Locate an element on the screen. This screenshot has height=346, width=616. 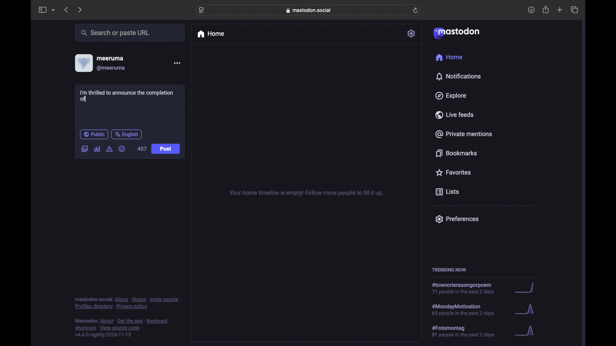
457 is located at coordinates (142, 149).